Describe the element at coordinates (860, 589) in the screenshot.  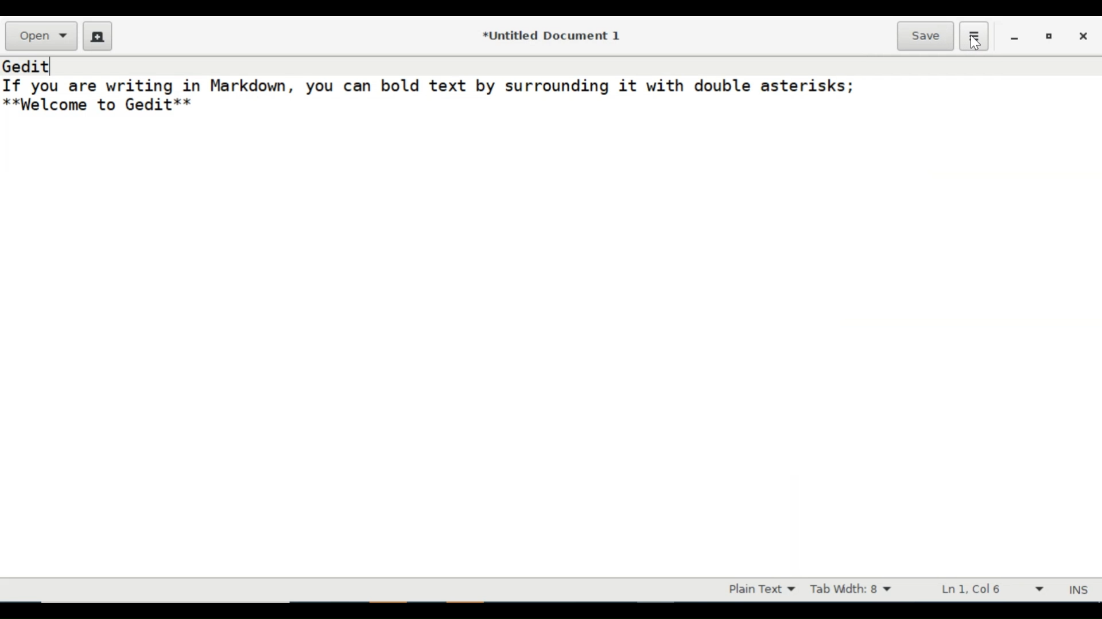
I see `Tab Width` at that location.